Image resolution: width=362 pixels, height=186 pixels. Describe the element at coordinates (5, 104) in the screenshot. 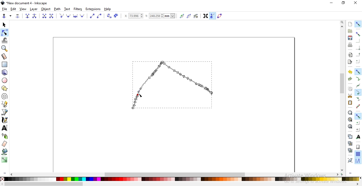

I see `draw freehand lines` at that location.